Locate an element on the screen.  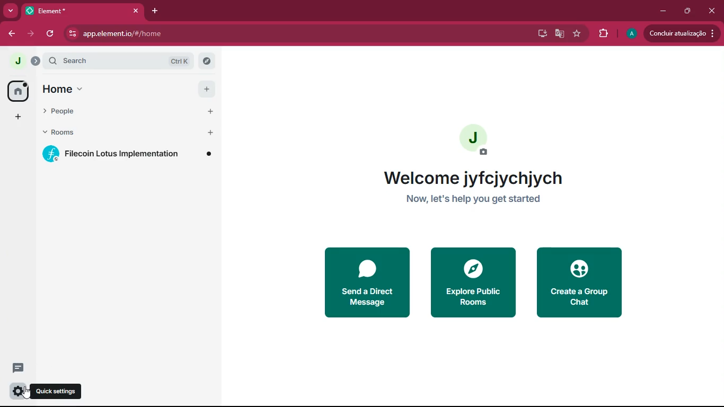
close is located at coordinates (712, 10).